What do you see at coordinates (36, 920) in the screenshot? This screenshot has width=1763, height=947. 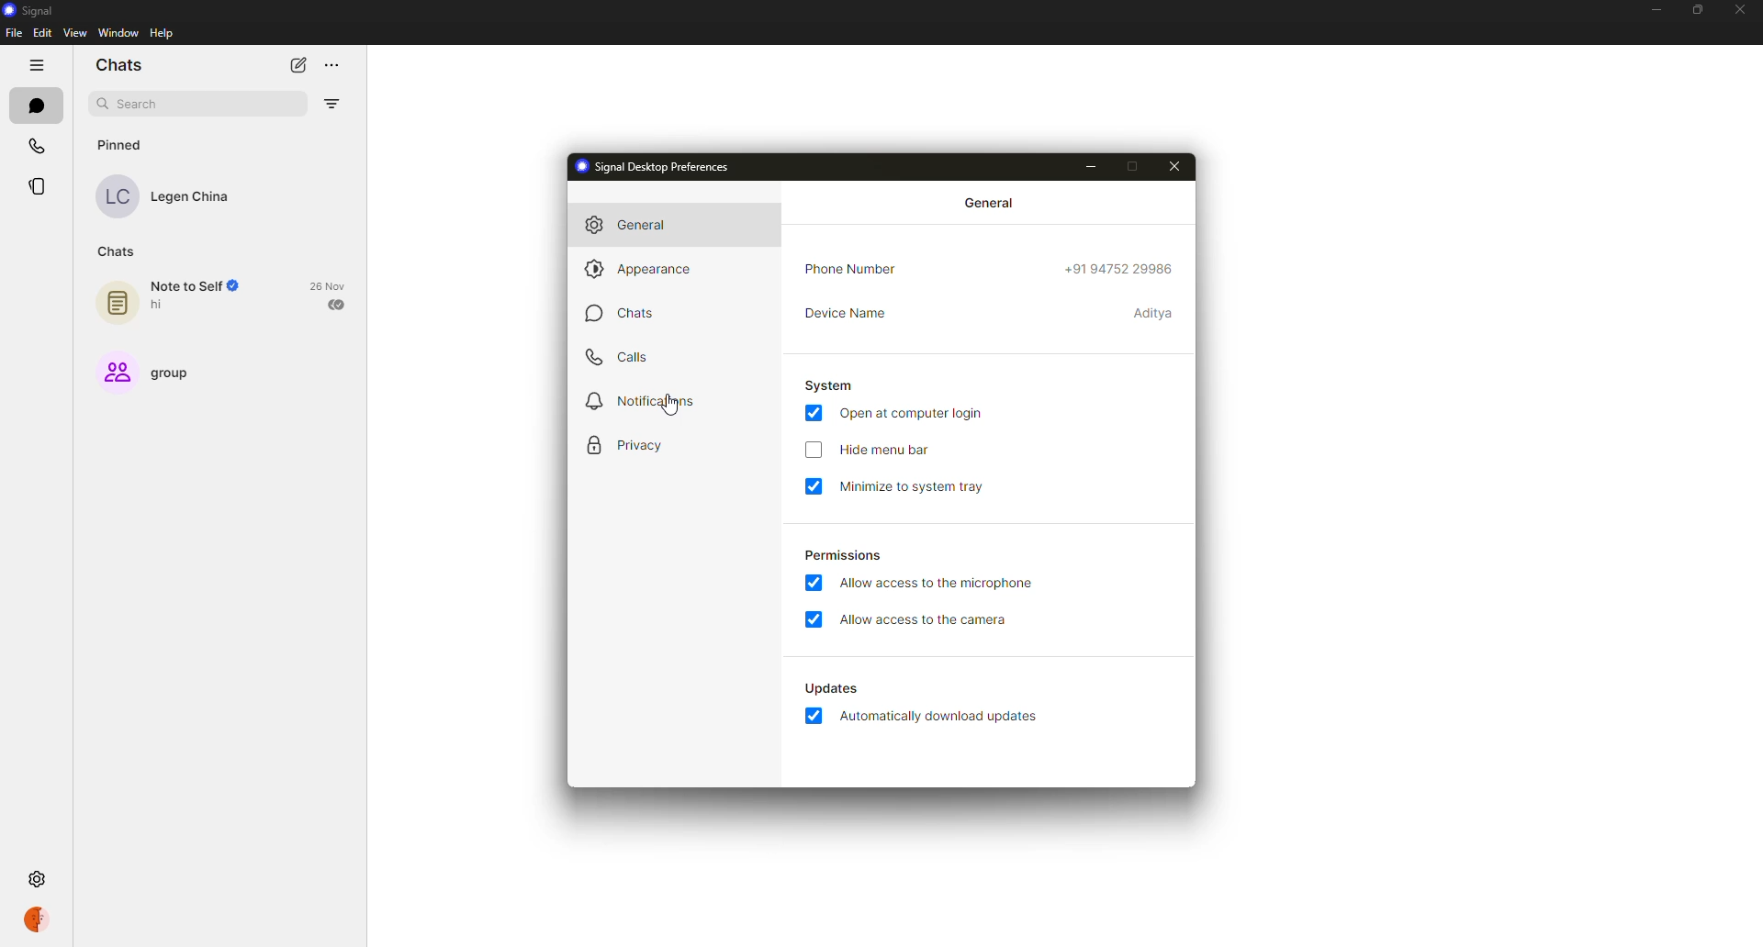 I see `profile` at bounding box center [36, 920].